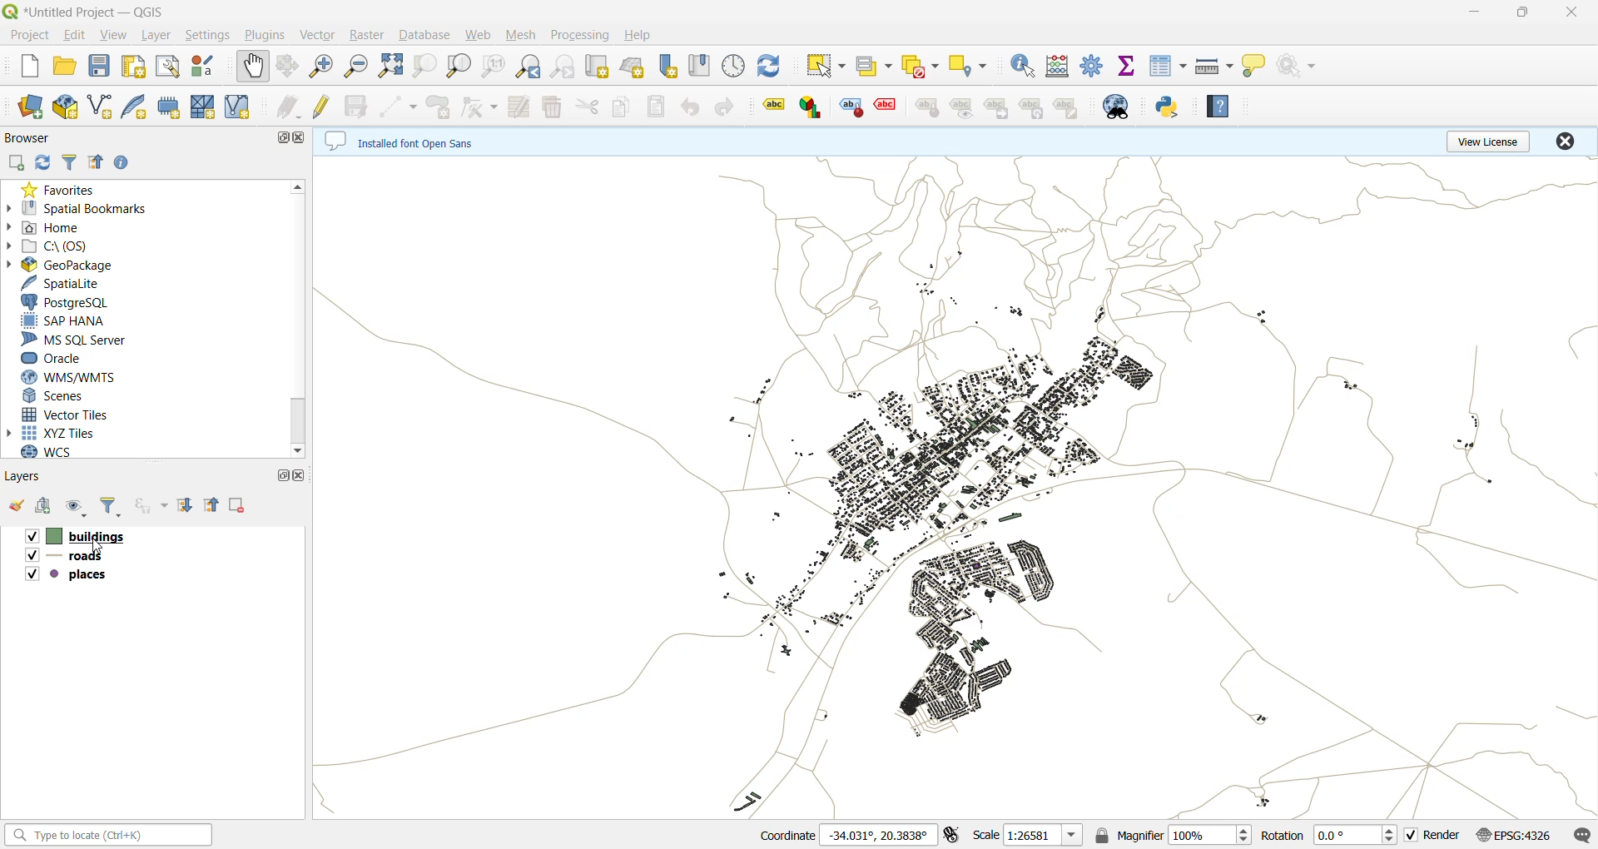 Image resolution: width=1598 pixels, height=849 pixels. I want to click on wcs, so click(62, 452).